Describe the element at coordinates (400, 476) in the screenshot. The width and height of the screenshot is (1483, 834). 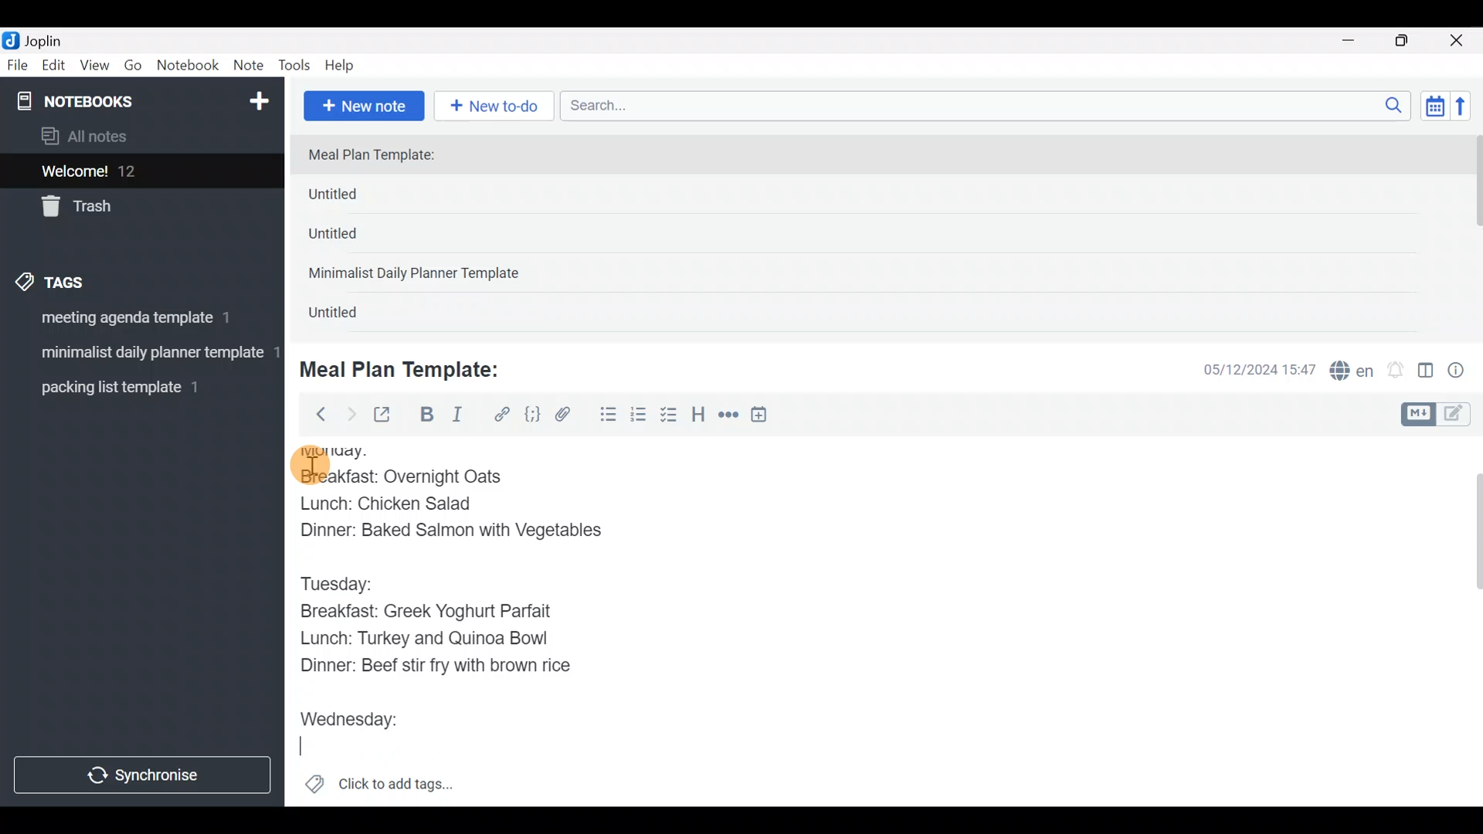
I see `Breakfast: Overnight Oats` at that location.